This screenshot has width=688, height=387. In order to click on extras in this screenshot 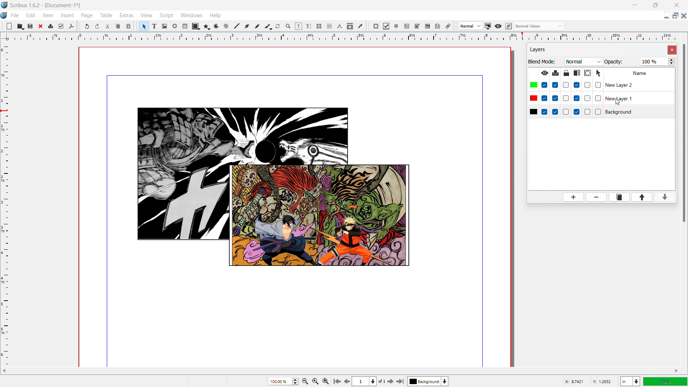, I will do `click(126, 15)`.